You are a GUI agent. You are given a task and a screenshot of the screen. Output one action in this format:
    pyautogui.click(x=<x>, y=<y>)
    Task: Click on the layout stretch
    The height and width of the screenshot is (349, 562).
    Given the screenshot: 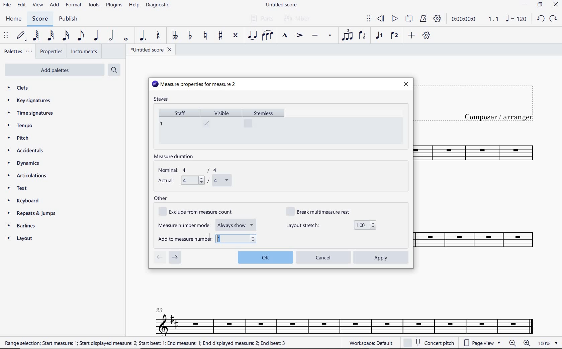 What is the action you would take?
    pyautogui.click(x=331, y=225)
    